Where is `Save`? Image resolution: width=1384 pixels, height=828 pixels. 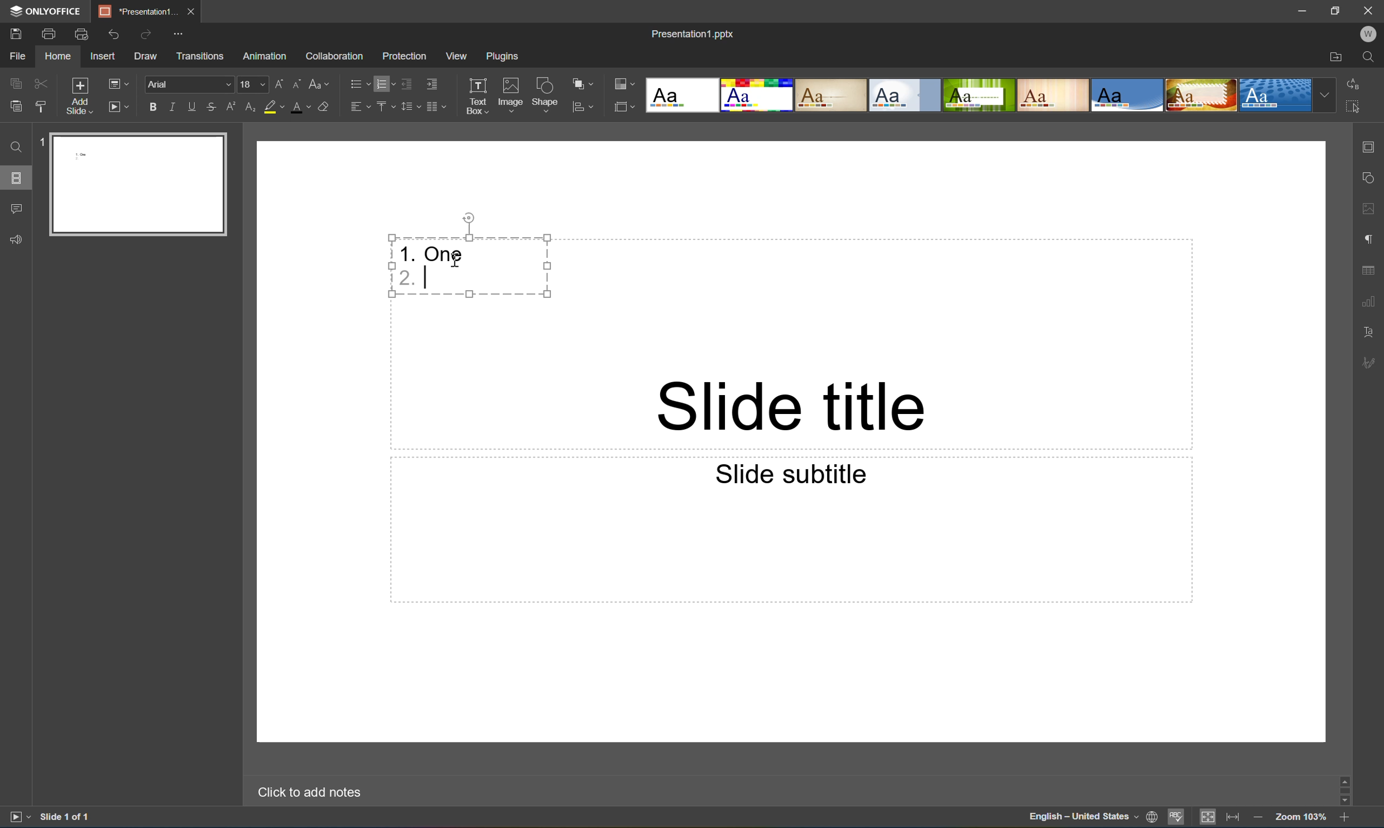 Save is located at coordinates (14, 33).